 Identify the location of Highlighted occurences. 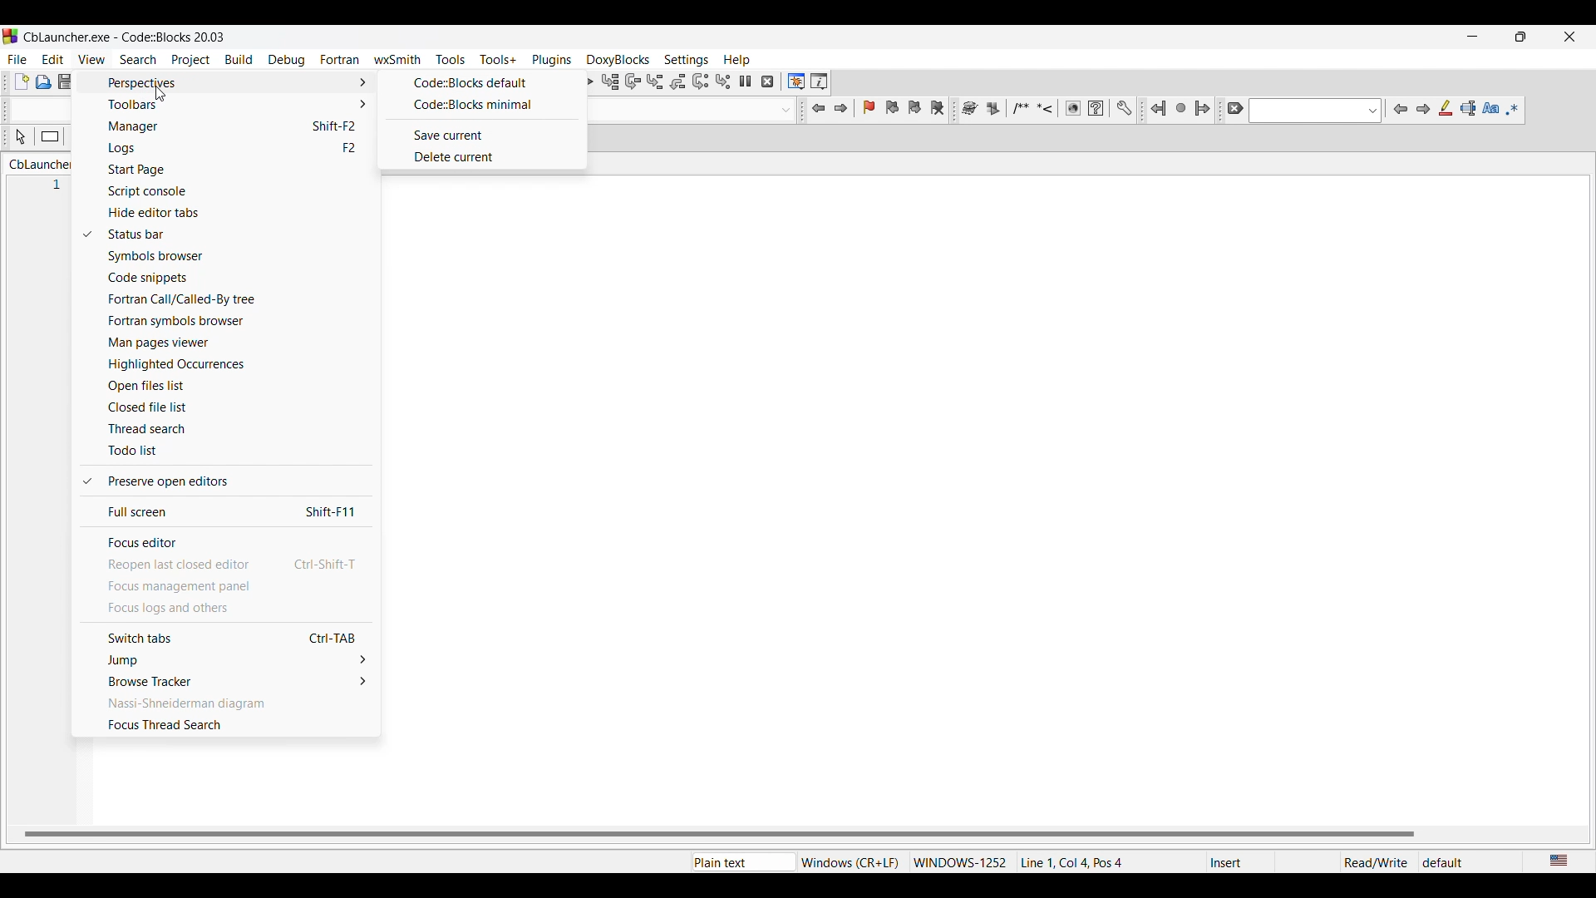
(237, 364).